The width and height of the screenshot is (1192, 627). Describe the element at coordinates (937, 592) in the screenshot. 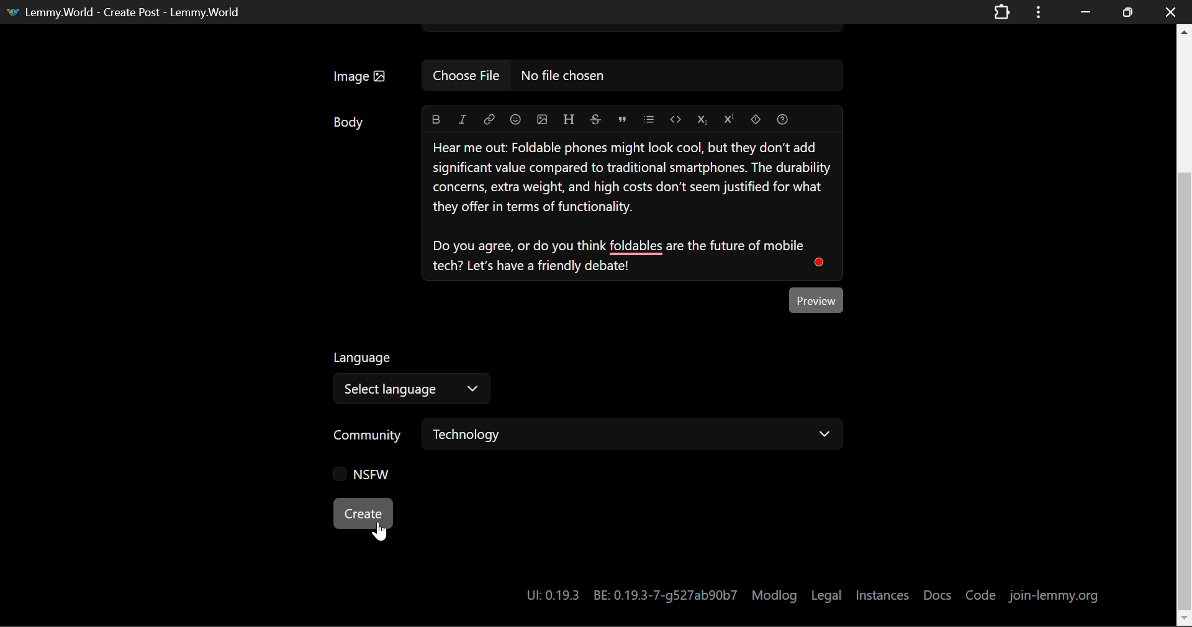

I see `Docs` at that location.